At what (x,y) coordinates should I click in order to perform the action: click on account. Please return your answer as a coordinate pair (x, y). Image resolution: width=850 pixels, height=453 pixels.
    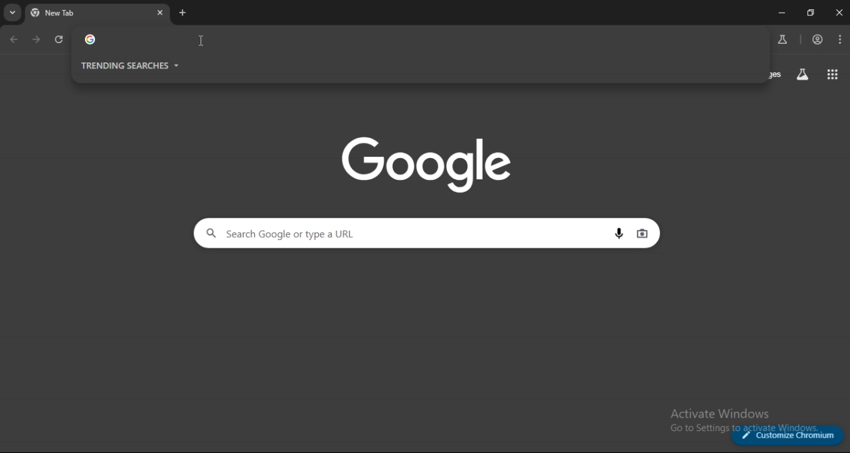
    Looking at the image, I should click on (819, 39).